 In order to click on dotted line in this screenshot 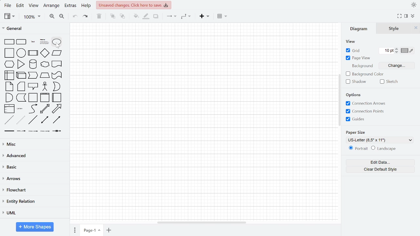, I will do `click(21, 120)`.